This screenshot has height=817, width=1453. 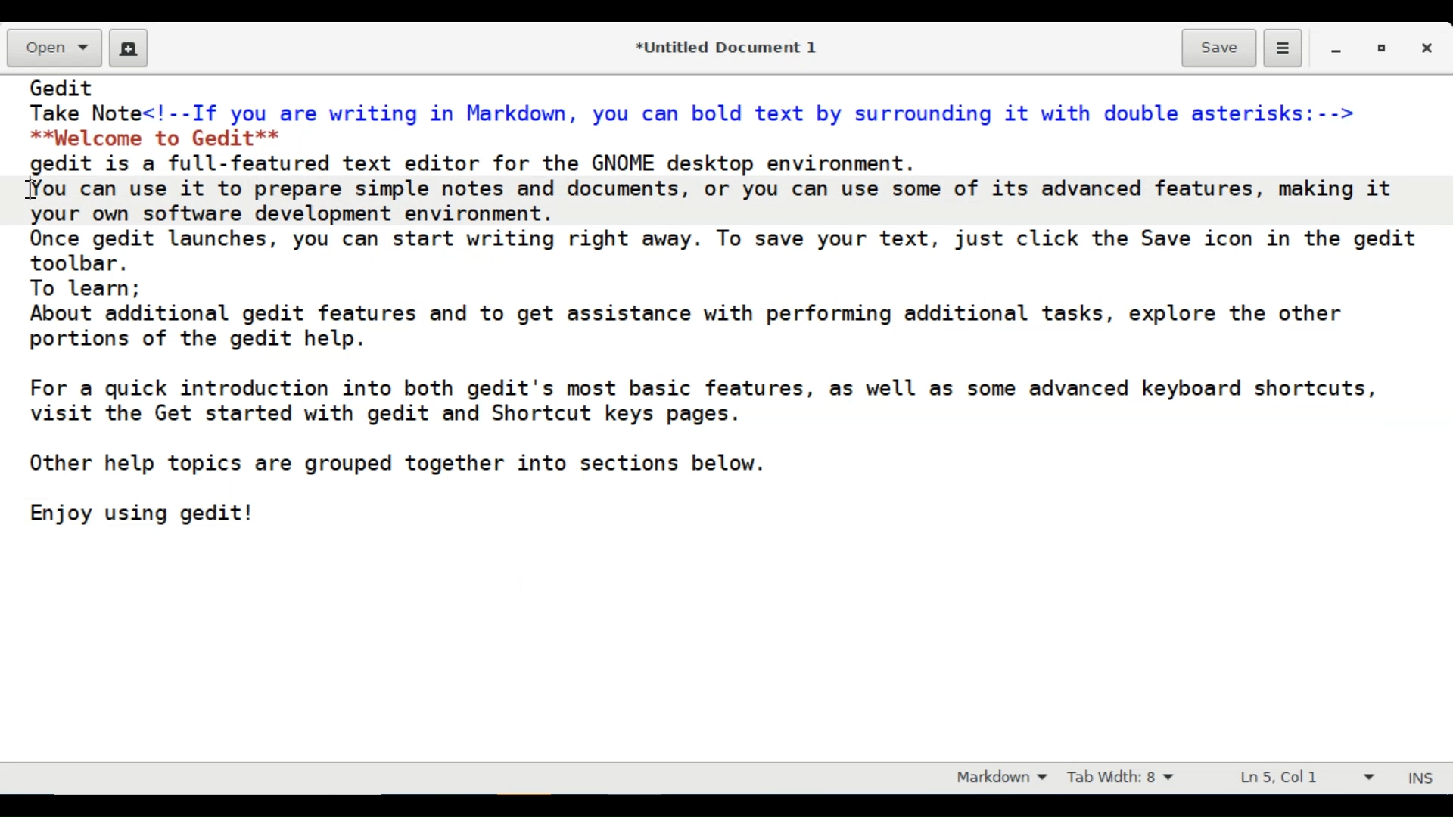 I want to click on Insertion cursor, so click(x=31, y=191).